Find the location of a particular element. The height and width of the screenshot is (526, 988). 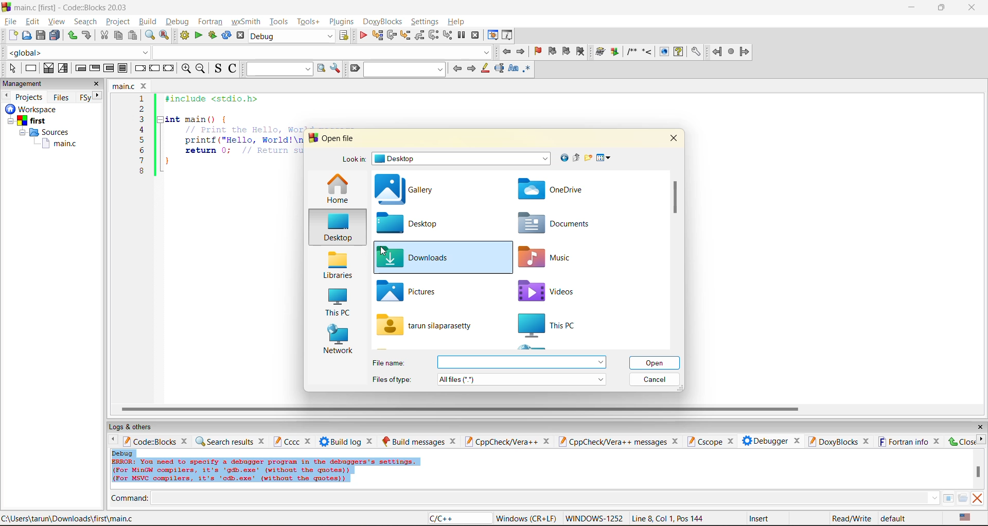

next is located at coordinates (471, 68).